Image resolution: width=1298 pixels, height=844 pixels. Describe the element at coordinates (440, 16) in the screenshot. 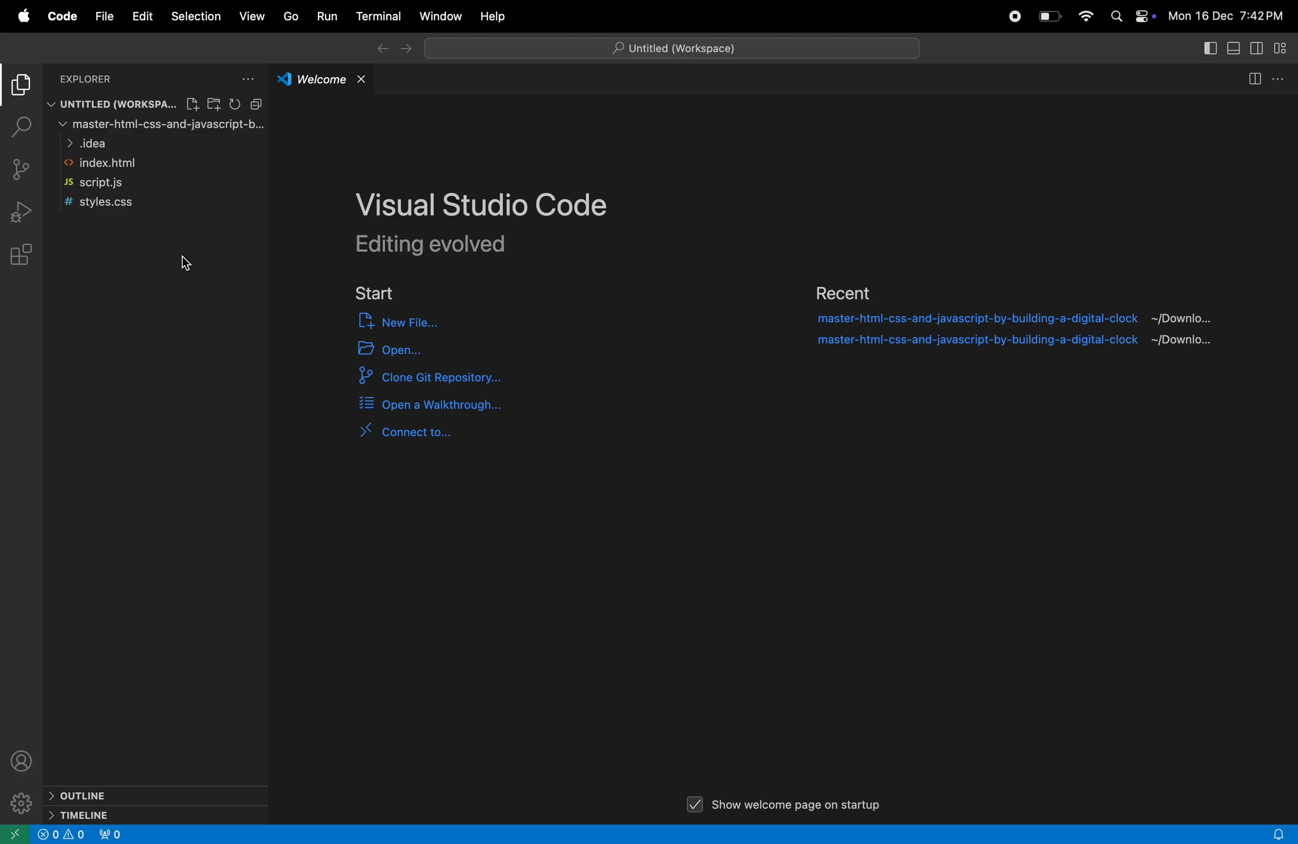

I see `Window` at that location.